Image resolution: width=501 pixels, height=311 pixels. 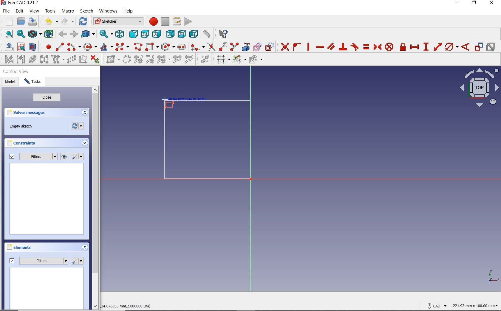 I want to click on expand, so click(x=85, y=113).